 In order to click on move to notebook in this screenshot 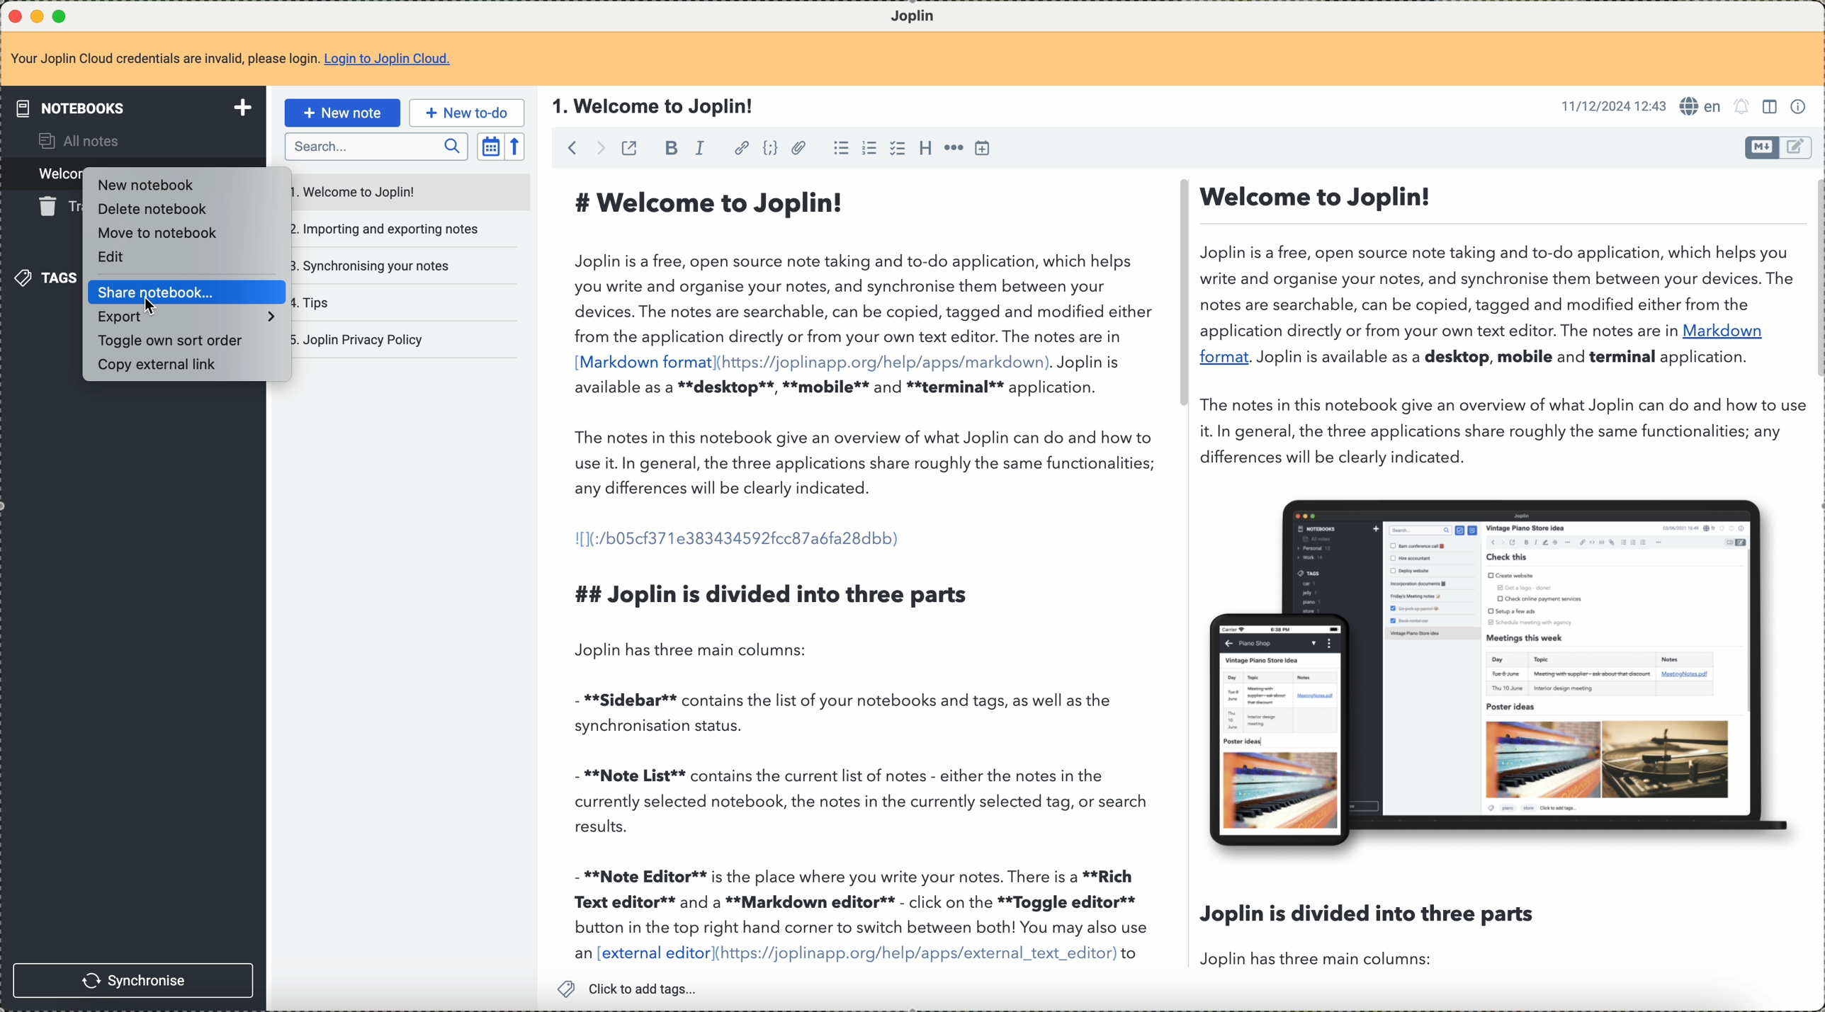, I will do `click(157, 232)`.